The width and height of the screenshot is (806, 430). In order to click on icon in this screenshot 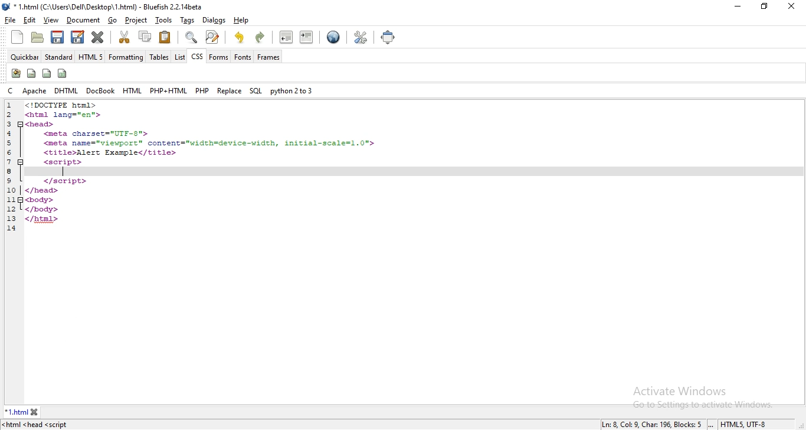, I will do `click(31, 74)`.